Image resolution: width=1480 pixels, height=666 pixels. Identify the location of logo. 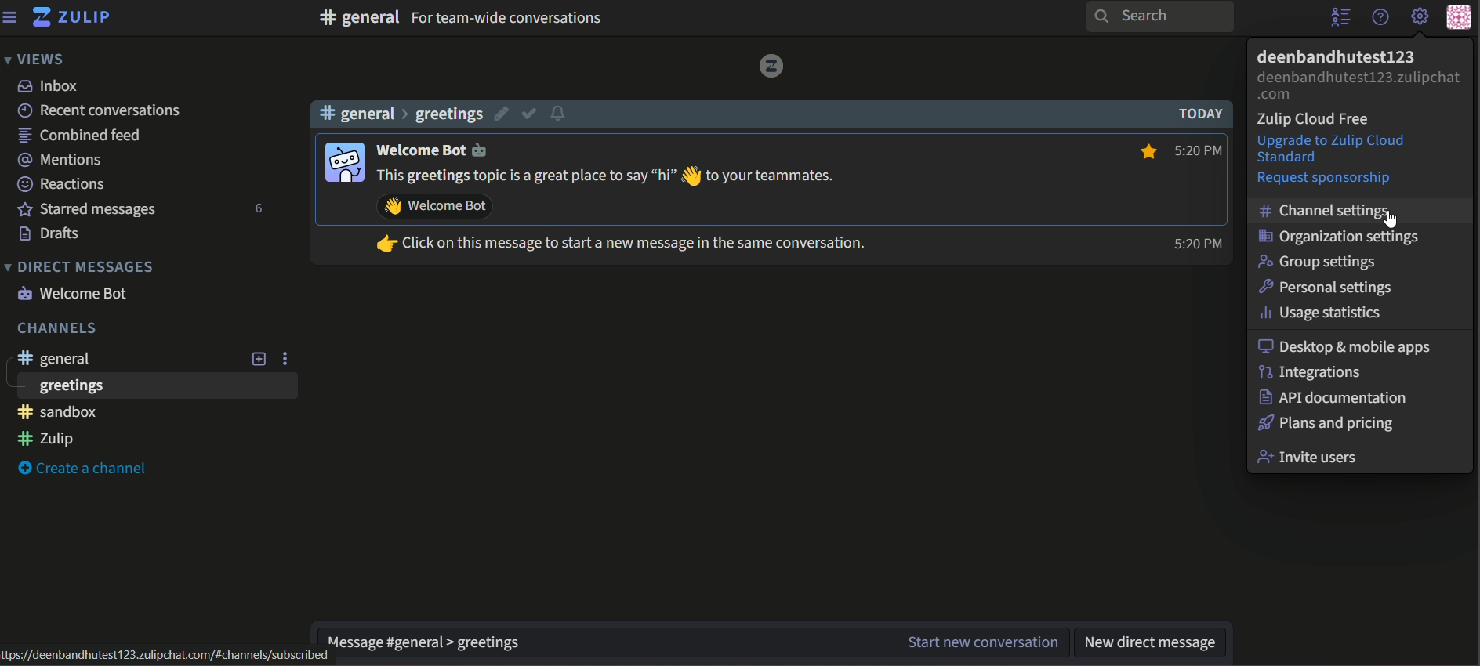
(769, 66).